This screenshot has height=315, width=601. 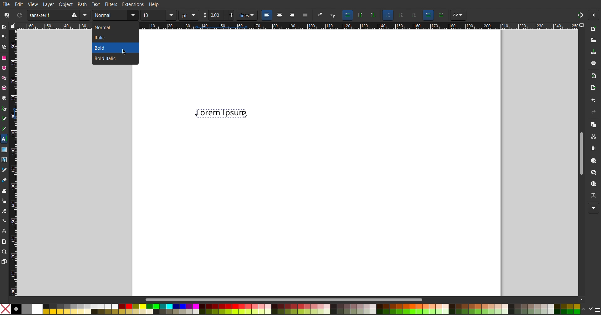 I want to click on Text, so click(x=96, y=4).